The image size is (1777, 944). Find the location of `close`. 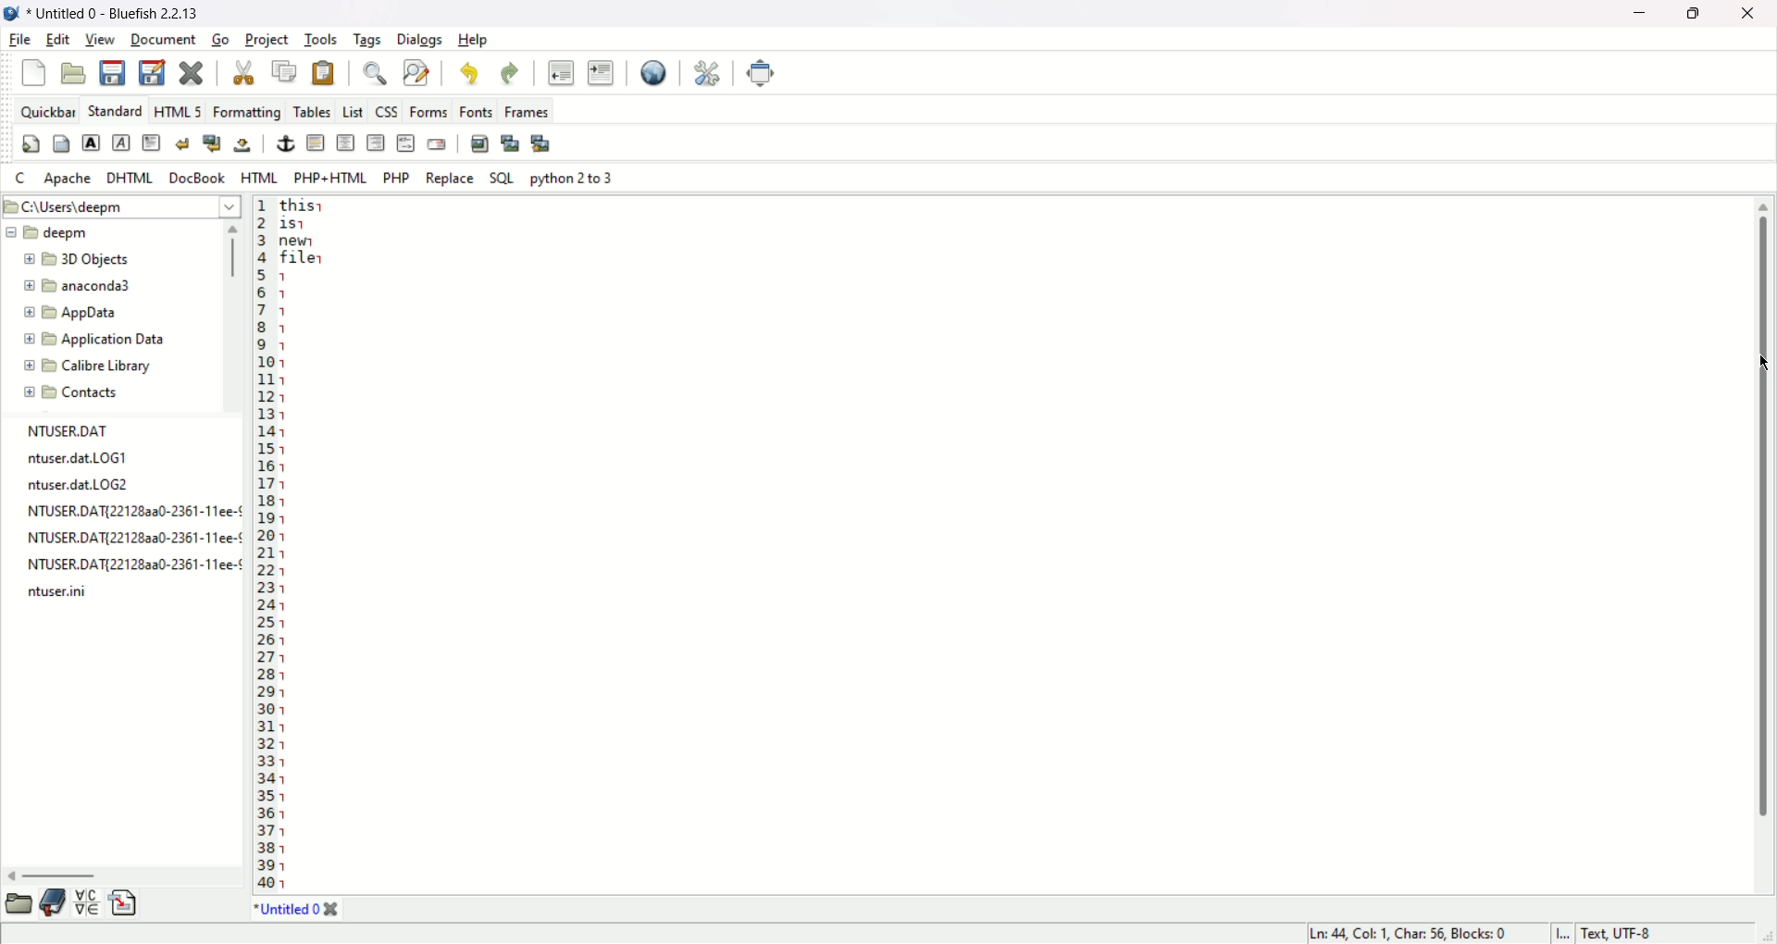

close is located at coordinates (332, 910).